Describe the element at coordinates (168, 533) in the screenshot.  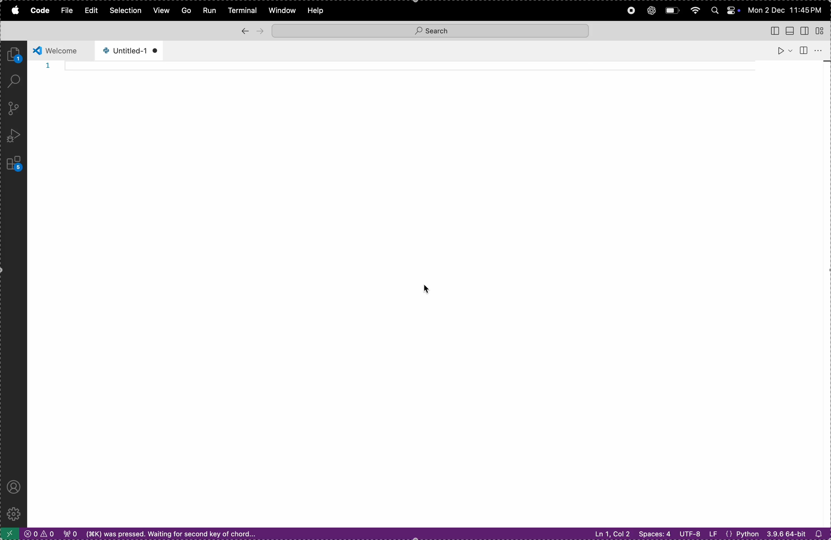
I see `waiting for second key chord` at that location.